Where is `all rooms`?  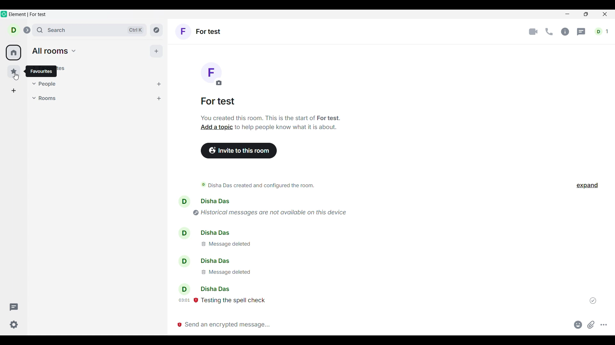 all rooms is located at coordinates (54, 51).